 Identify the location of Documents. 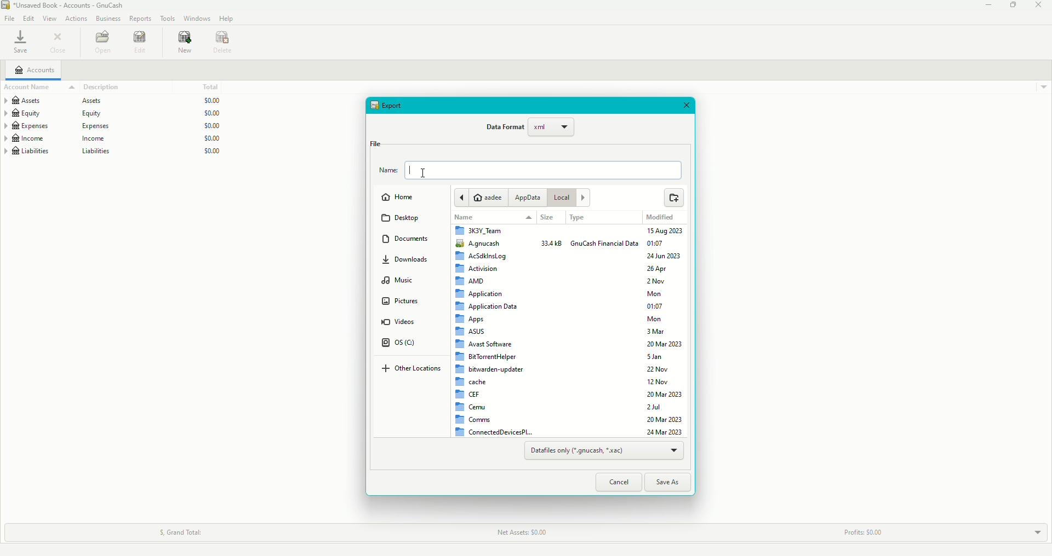
(410, 240).